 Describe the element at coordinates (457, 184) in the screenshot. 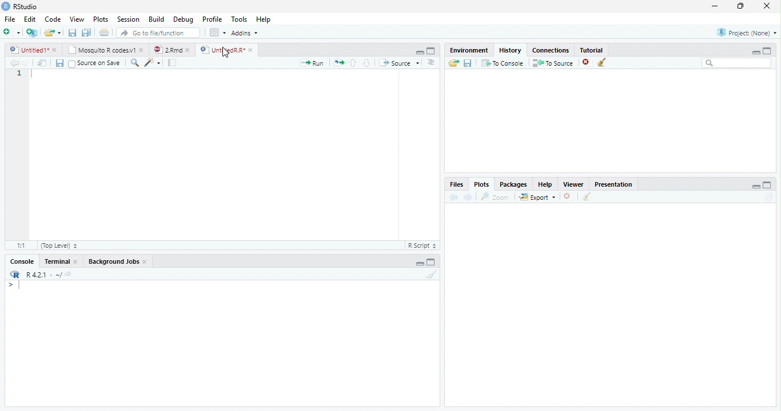

I see `Files` at that location.